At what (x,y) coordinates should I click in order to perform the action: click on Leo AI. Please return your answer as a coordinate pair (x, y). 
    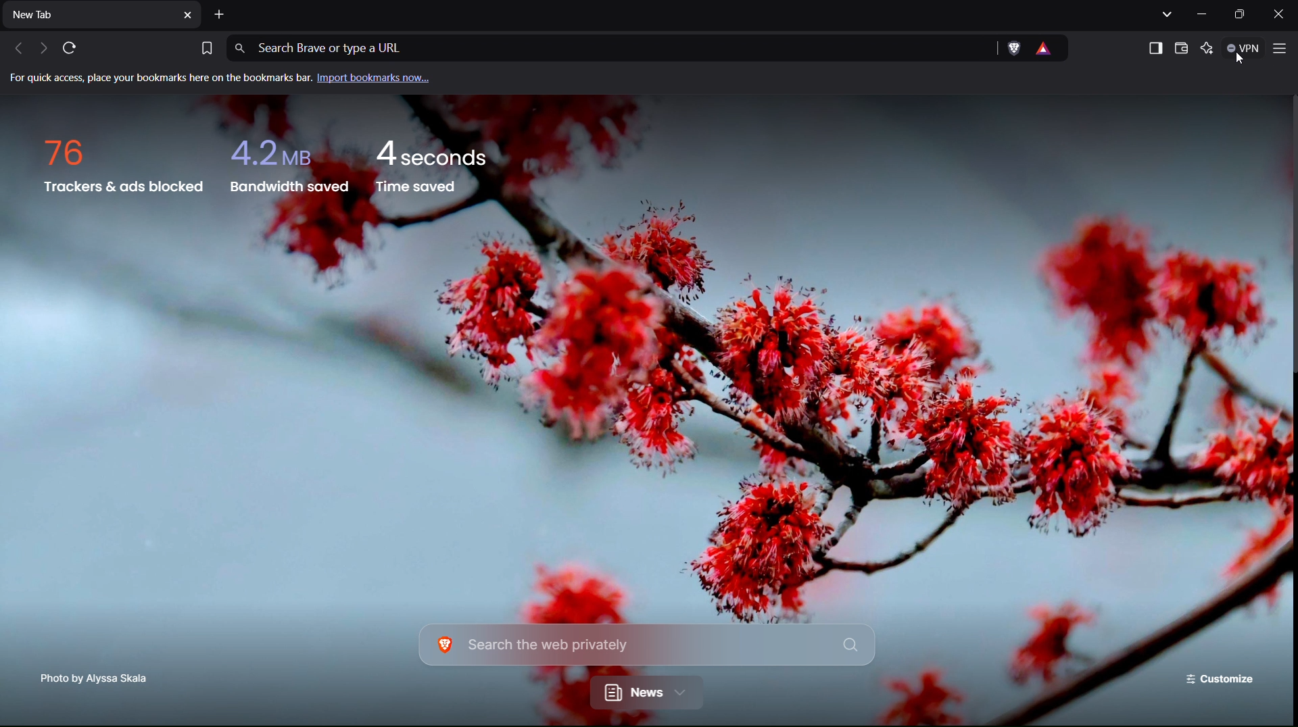
    Looking at the image, I should click on (1205, 47).